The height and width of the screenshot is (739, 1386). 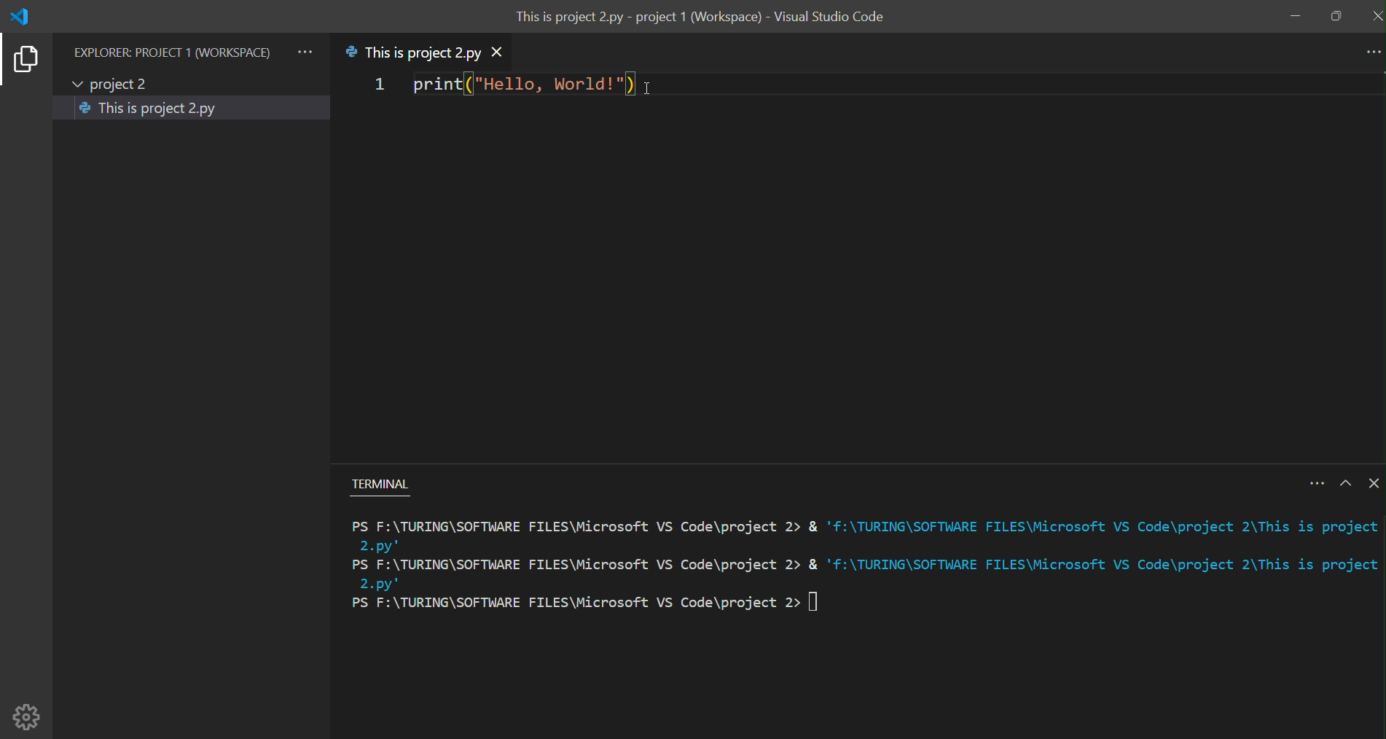 I want to click on file name, so click(x=412, y=52).